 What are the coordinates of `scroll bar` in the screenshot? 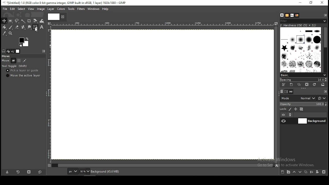 It's located at (325, 50).